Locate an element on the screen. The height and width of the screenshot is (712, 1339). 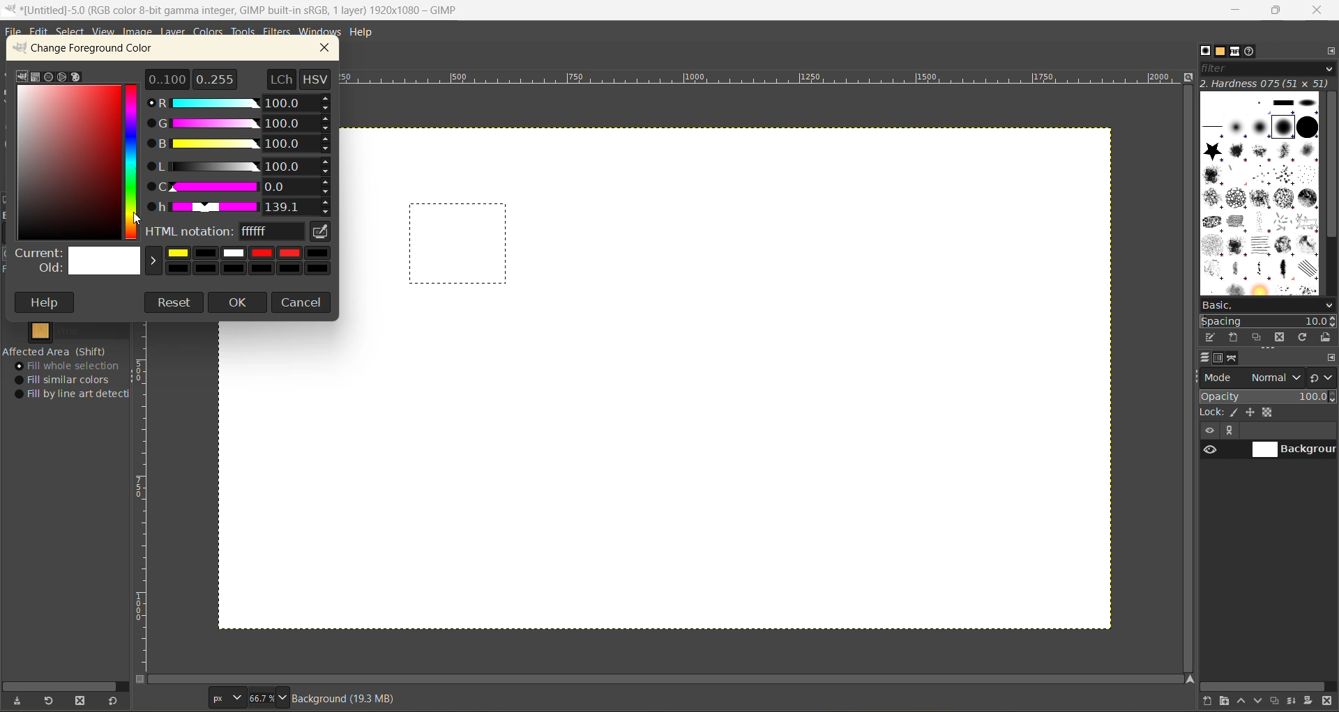
metadata is located at coordinates (351, 698).